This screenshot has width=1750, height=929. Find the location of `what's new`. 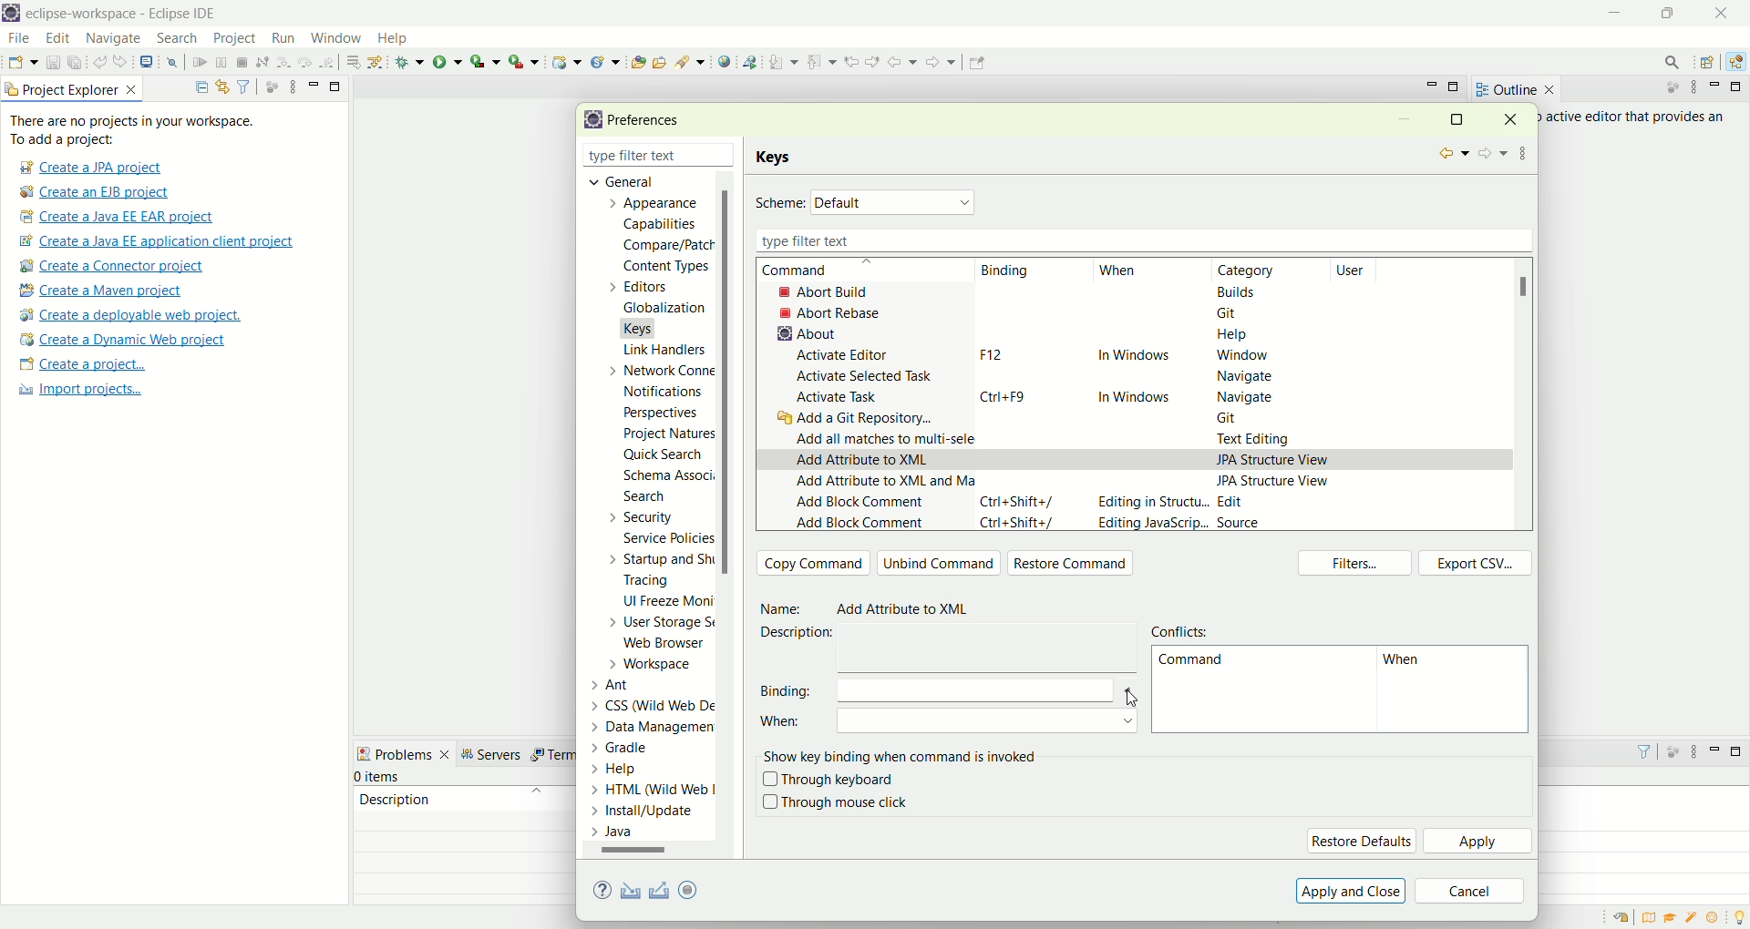

what's new is located at coordinates (1718, 918).